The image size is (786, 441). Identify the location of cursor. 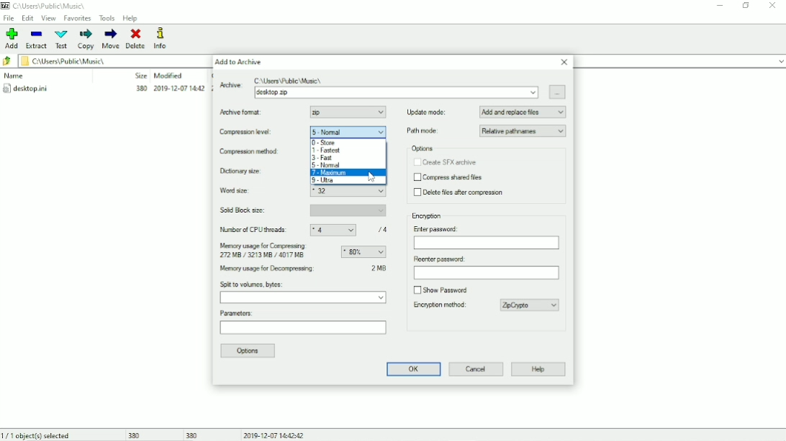
(382, 112).